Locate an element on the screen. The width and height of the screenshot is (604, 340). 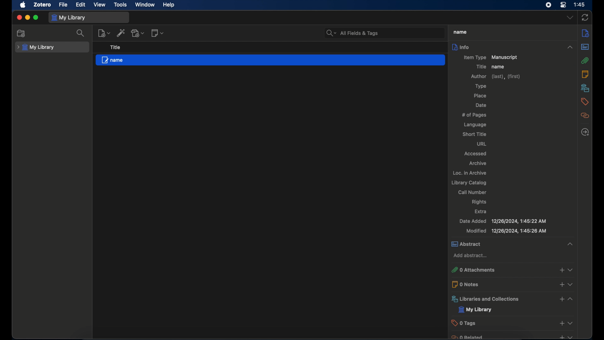
search is located at coordinates (81, 33).